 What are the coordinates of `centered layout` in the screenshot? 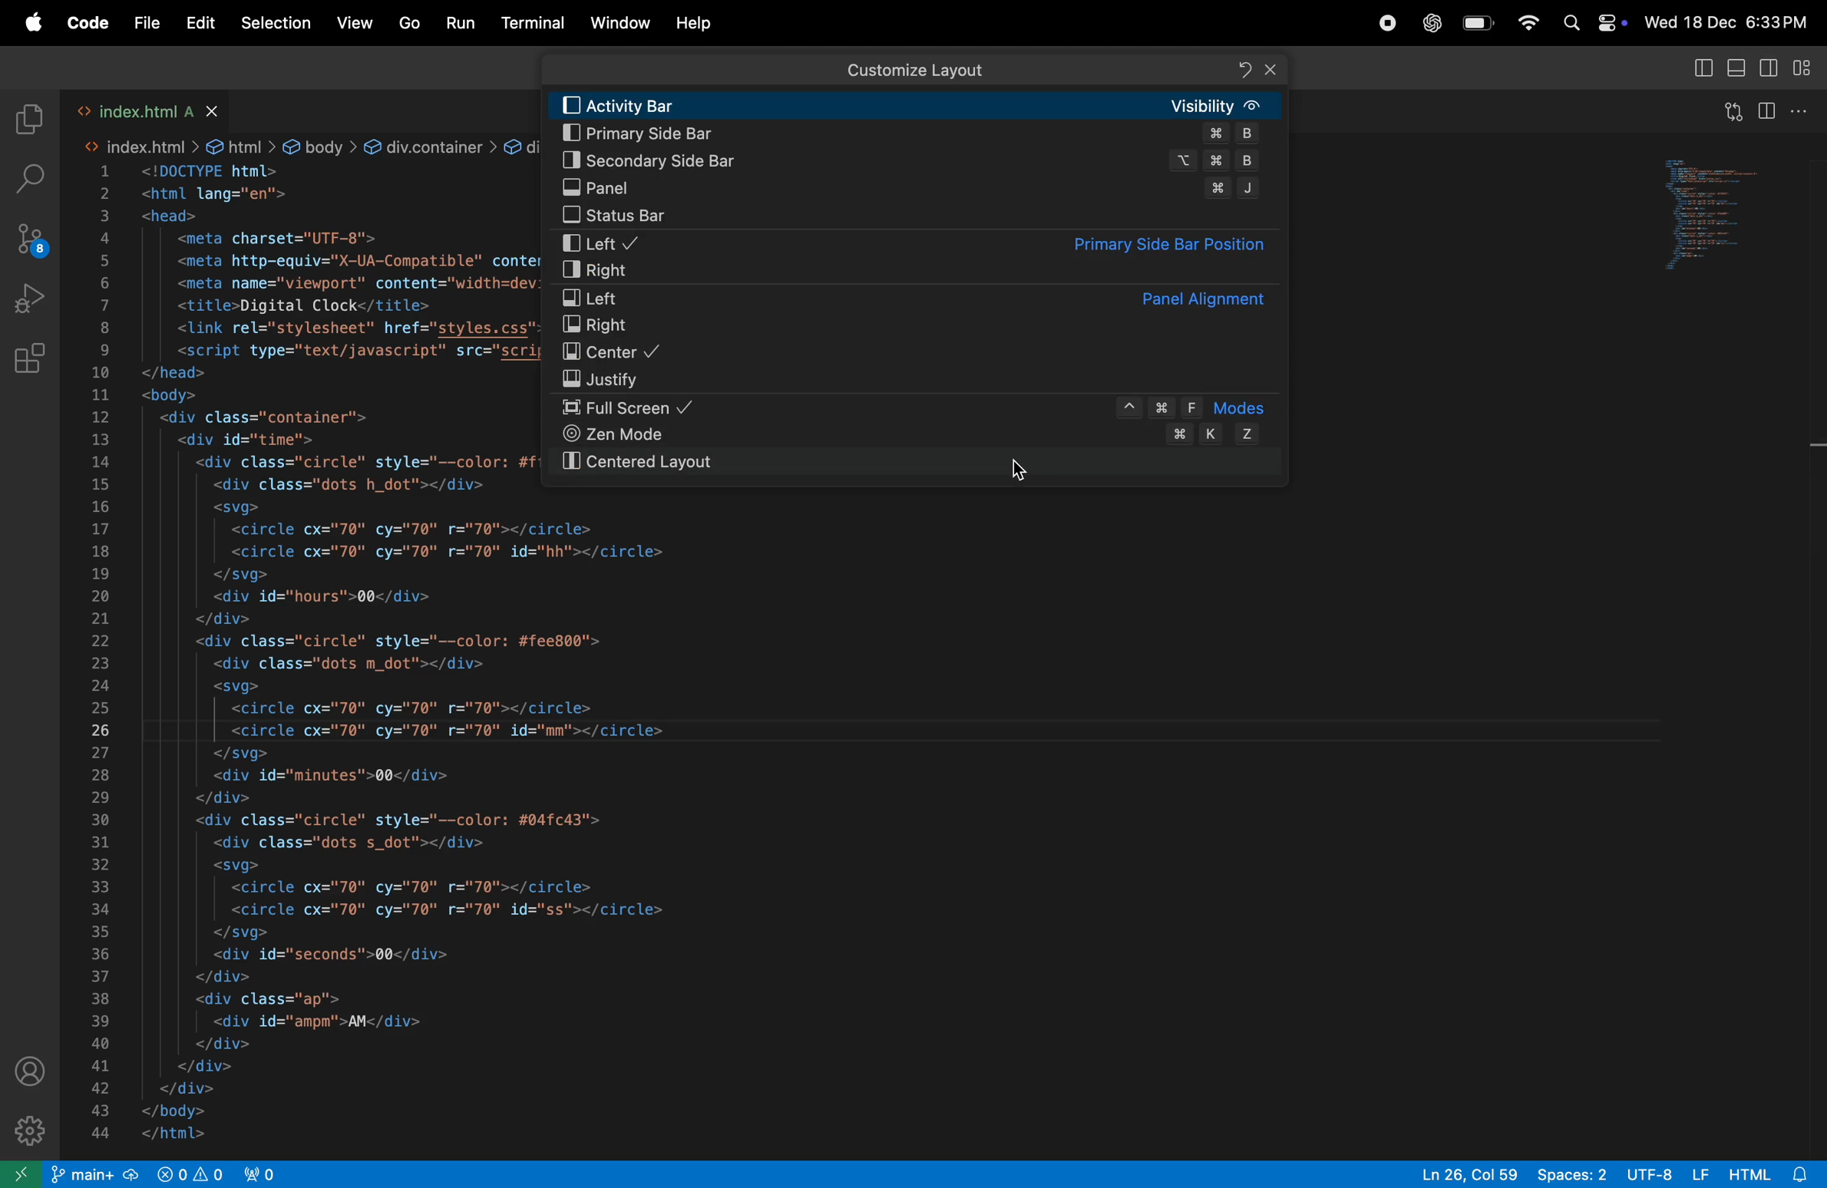 It's located at (920, 464).